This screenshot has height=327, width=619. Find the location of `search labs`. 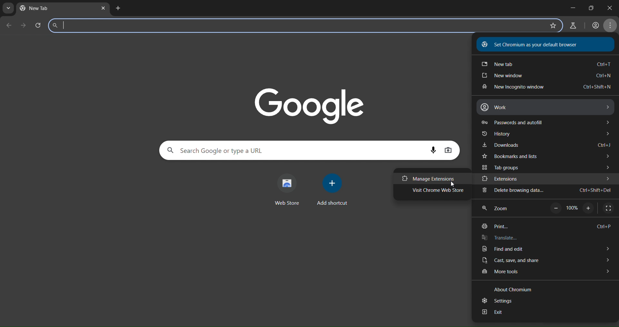

search labs is located at coordinates (298, 26).